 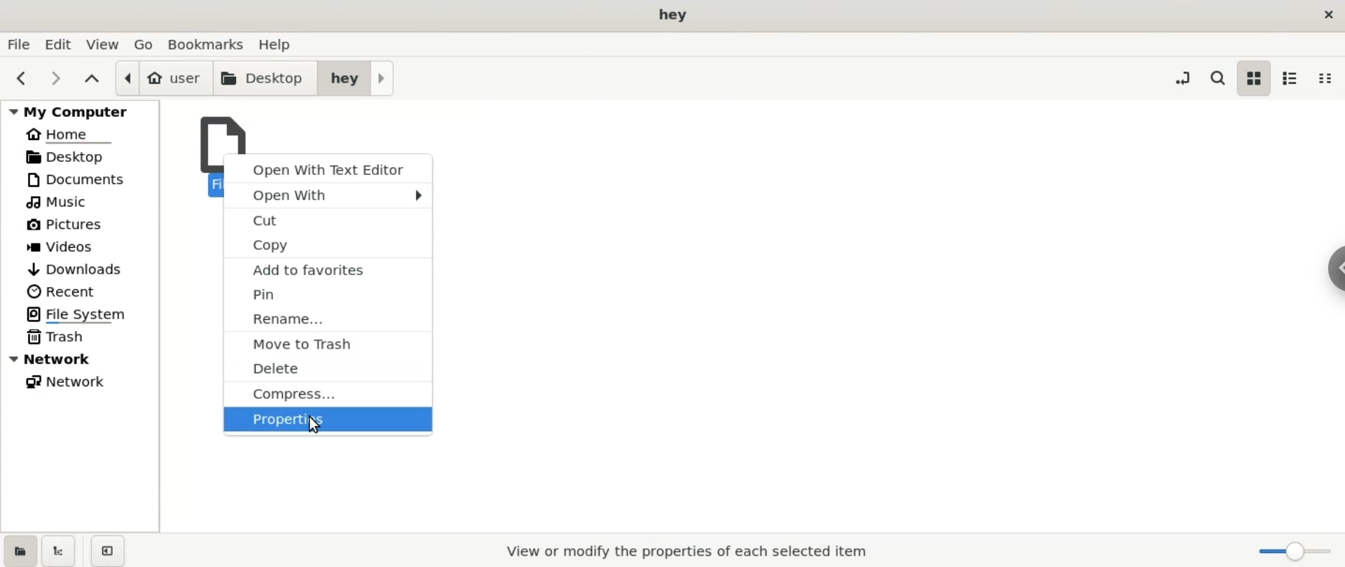 I want to click on show places, so click(x=18, y=552).